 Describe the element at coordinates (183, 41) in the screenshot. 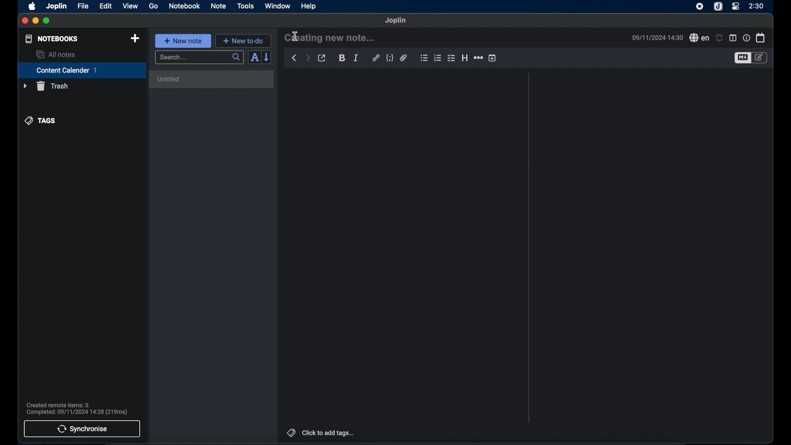

I see `new note` at that location.